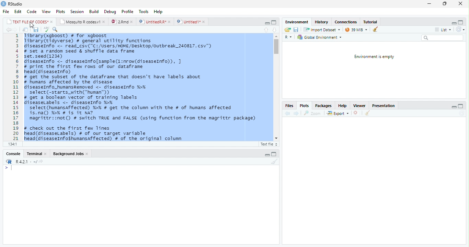 This screenshot has width=469, height=247. What do you see at coordinates (287, 29) in the screenshot?
I see `Open folder` at bounding box center [287, 29].